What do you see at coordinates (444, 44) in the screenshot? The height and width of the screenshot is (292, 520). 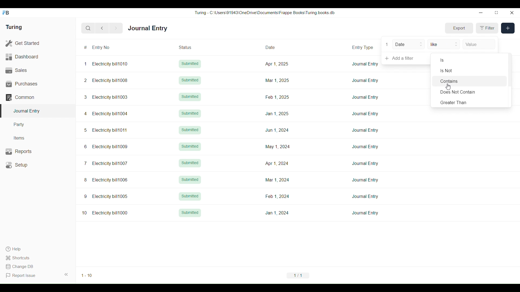 I see `like` at bounding box center [444, 44].